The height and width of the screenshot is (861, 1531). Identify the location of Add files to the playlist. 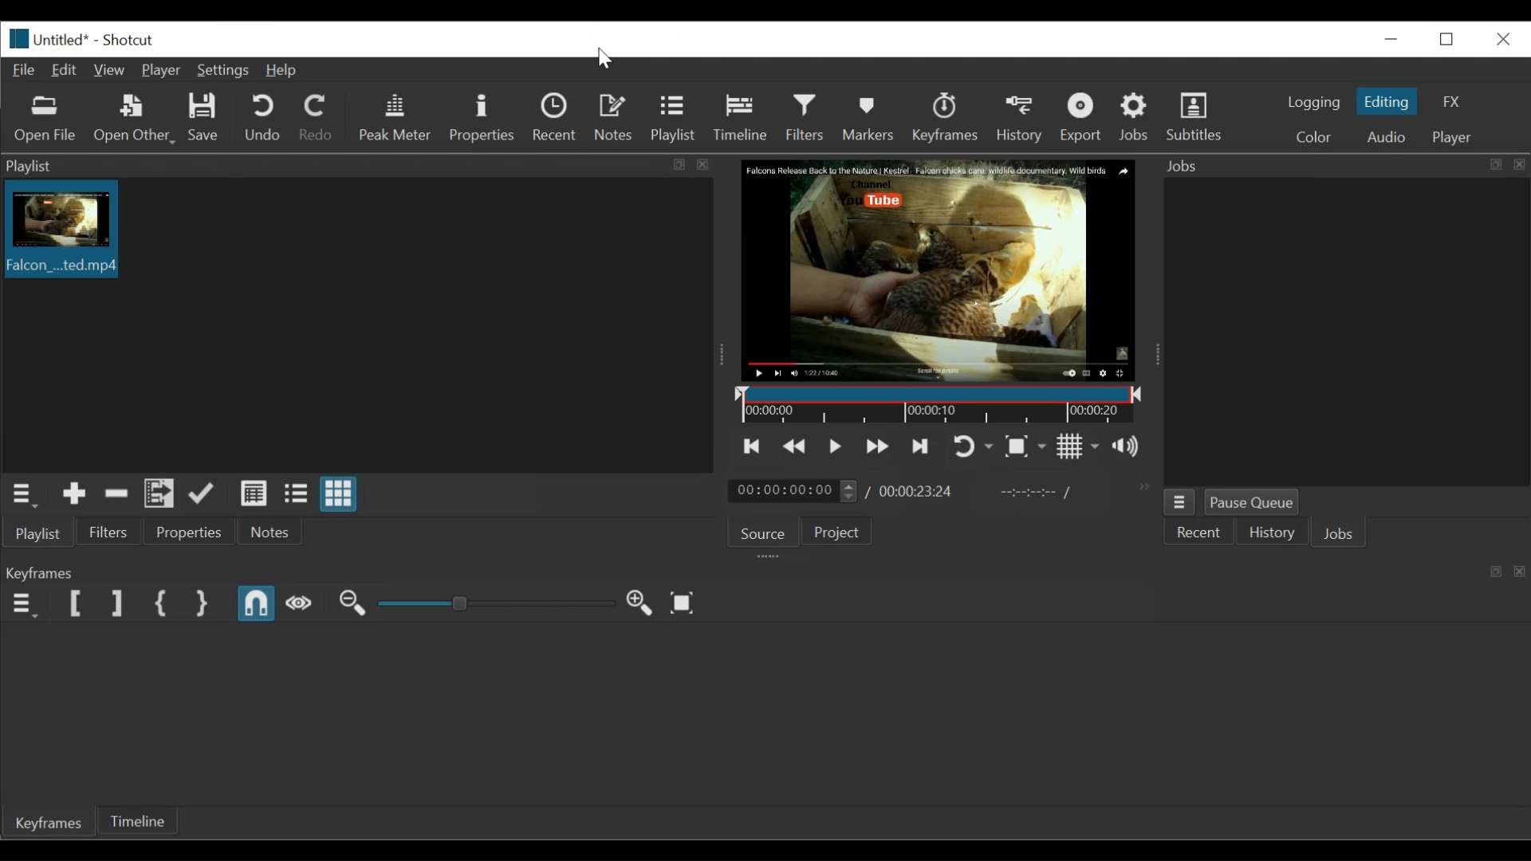
(159, 496).